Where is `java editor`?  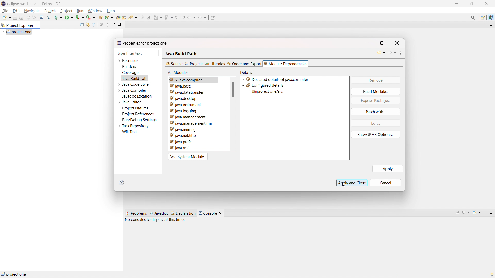 java editor is located at coordinates (132, 102).